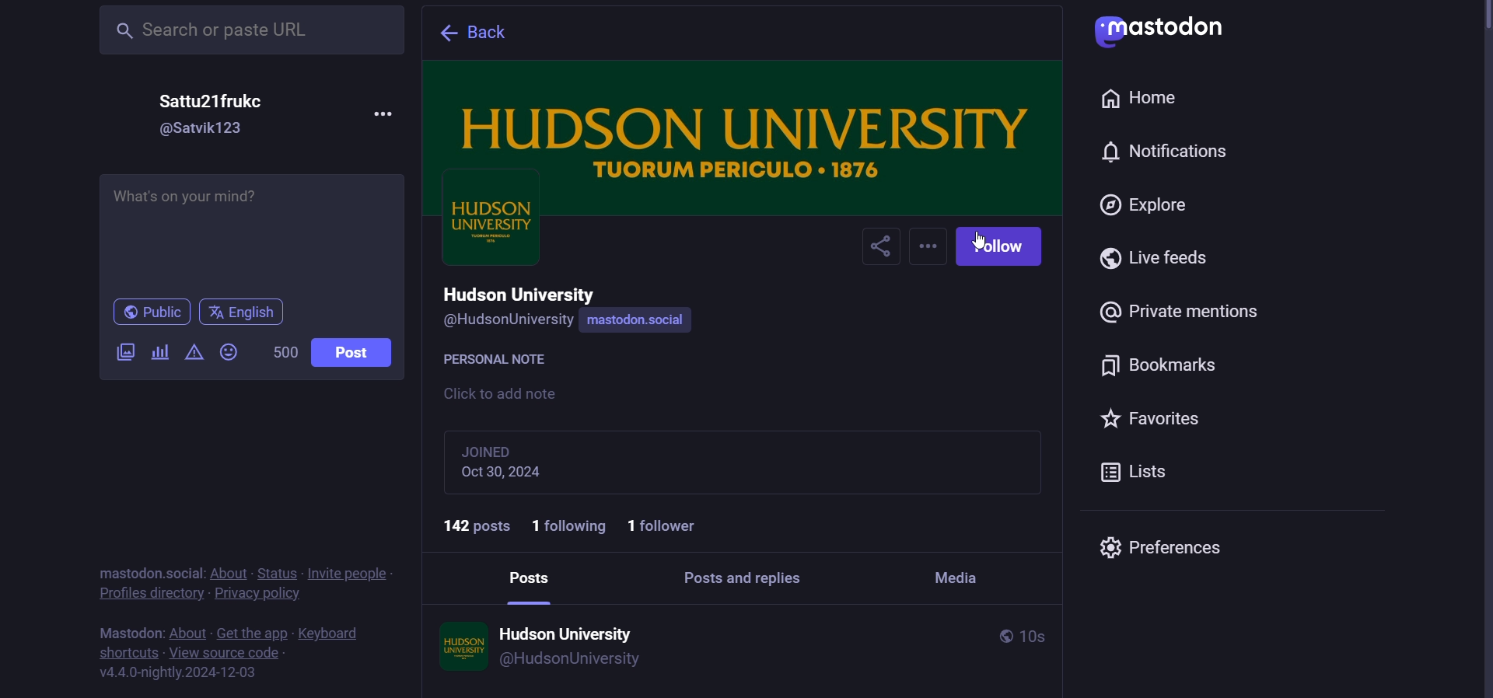  I want to click on Sattu21frukc, so click(229, 100).